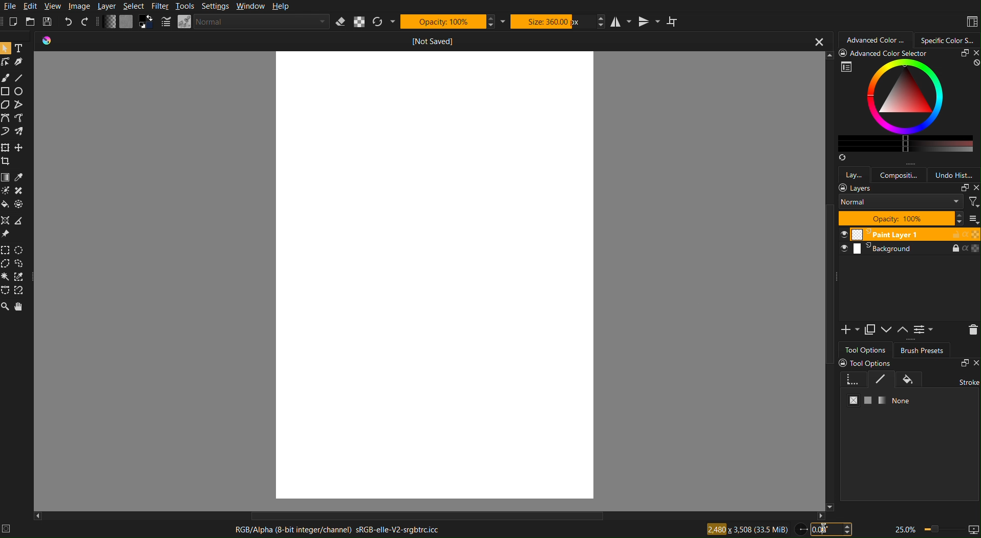 This screenshot has height=538, width=981. What do you see at coordinates (850, 330) in the screenshot?
I see `Add Layer` at bounding box center [850, 330].